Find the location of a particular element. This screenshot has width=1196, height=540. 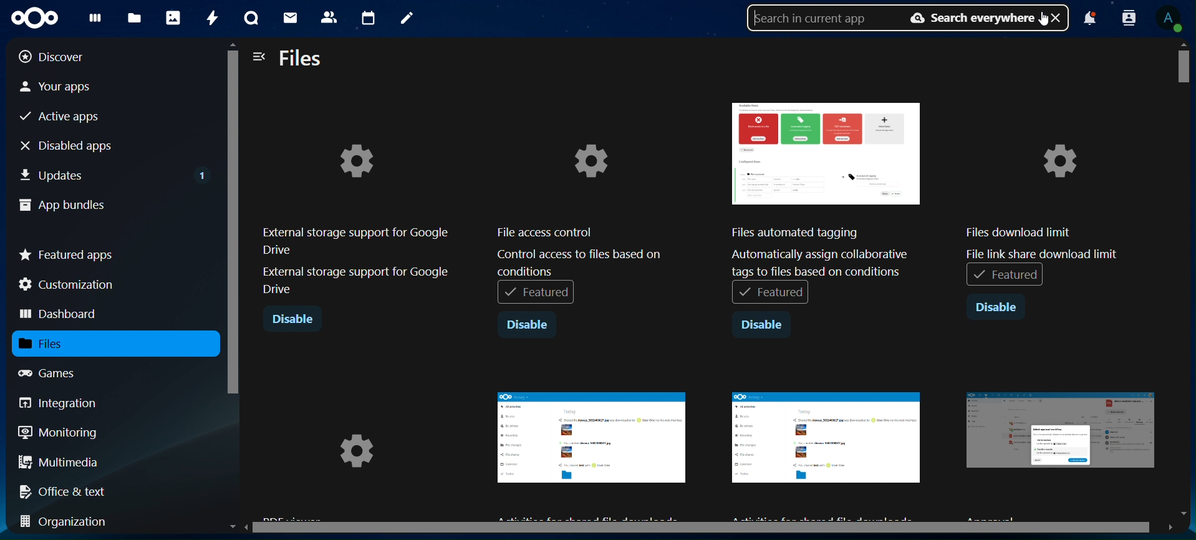

featured apps is located at coordinates (67, 252).